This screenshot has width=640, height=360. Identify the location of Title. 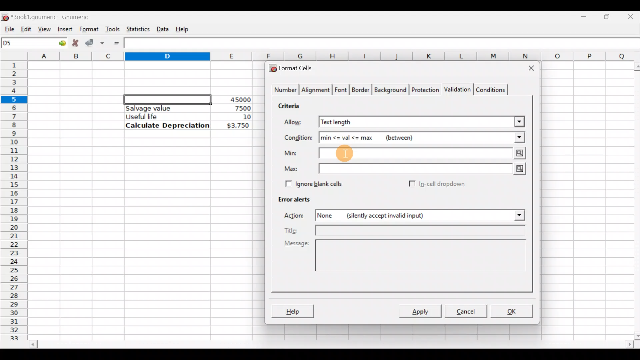
(405, 231).